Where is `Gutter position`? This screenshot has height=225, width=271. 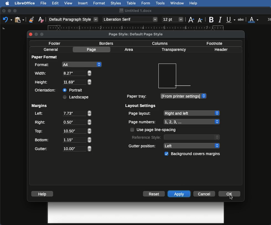
Gutter position is located at coordinates (174, 145).